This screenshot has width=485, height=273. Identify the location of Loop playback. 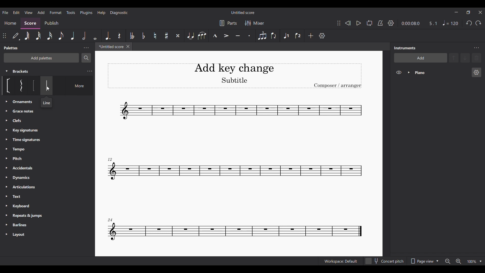
(369, 23).